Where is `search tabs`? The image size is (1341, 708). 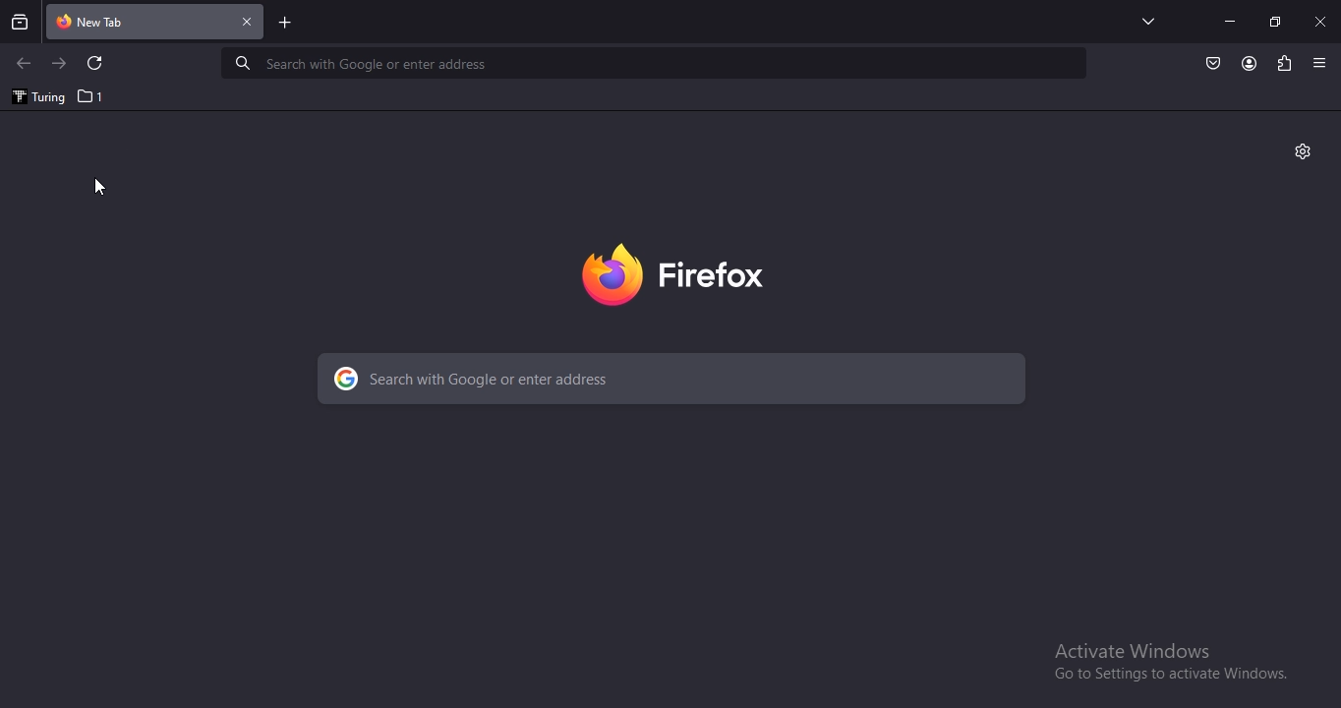 search tabs is located at coordinates (1150, 21).